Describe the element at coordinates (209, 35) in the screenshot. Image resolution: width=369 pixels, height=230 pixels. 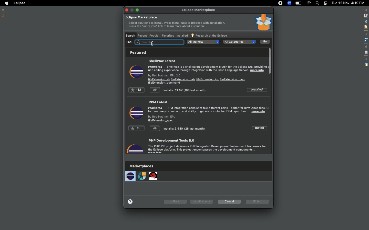
I see `Research at the Eclipse` at that location.